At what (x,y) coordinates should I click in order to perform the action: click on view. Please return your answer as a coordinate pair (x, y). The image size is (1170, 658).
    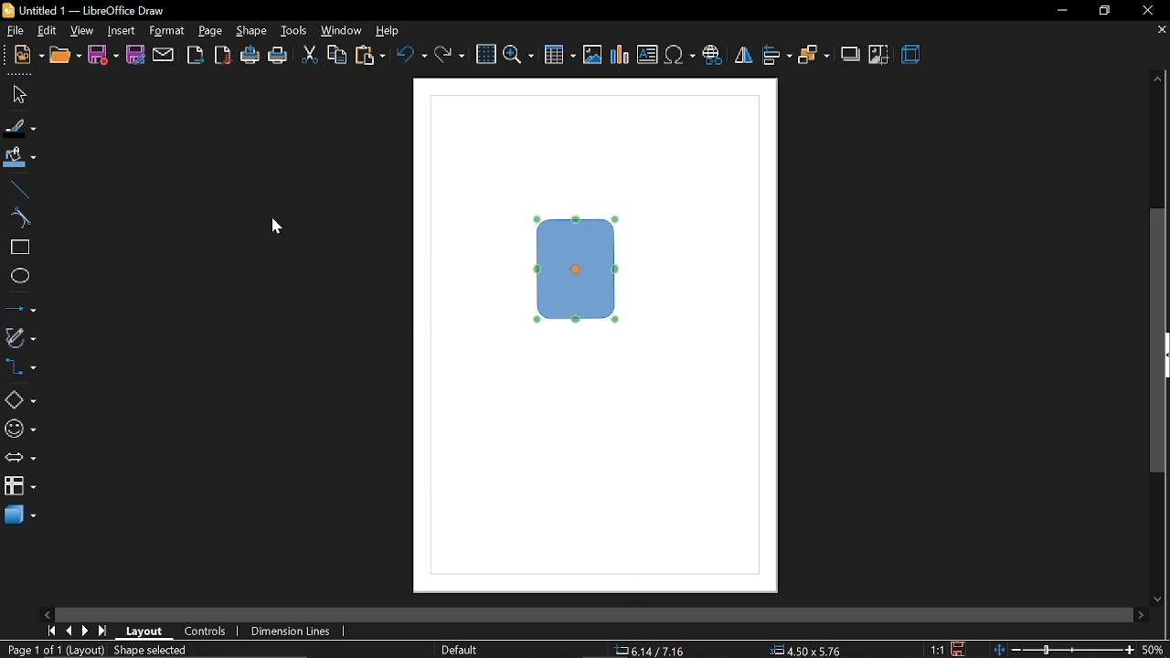
    Looking at the image, I should click on (83, 32).